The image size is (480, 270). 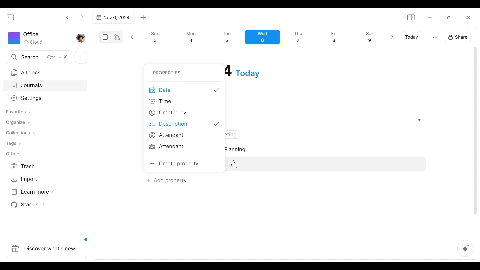 I want to click on Click to go forward, so click(x=82, y=17).